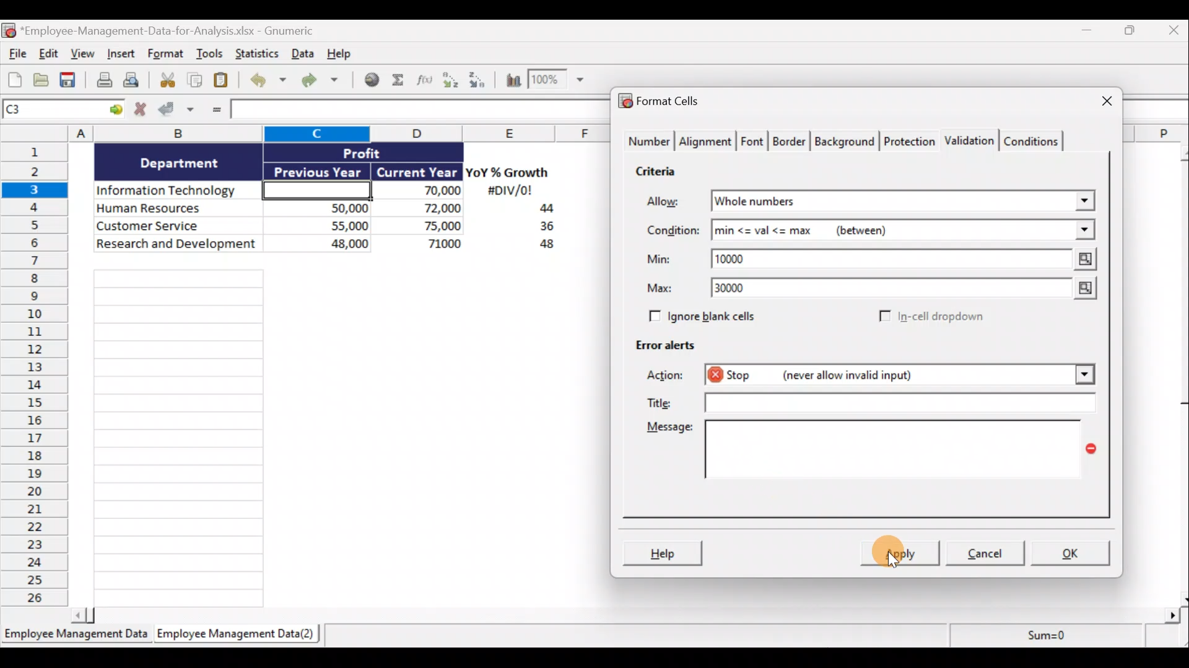  What do you see at coordinates (1078, 289) in the screenshot?
I see `Max value` at bounding box center [1078, 289].